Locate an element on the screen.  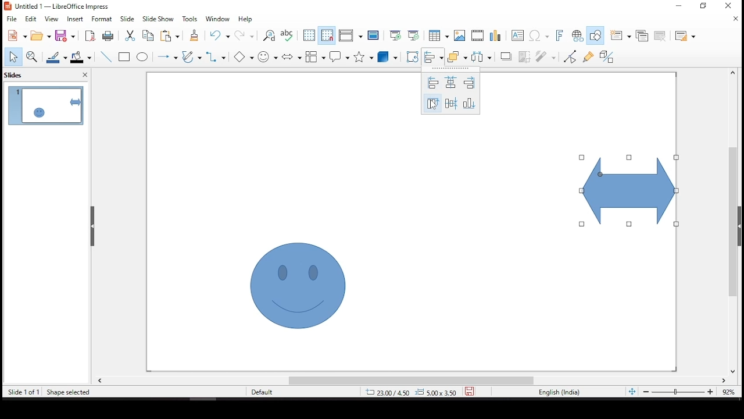
distribute is located at coordinates (479, 56).